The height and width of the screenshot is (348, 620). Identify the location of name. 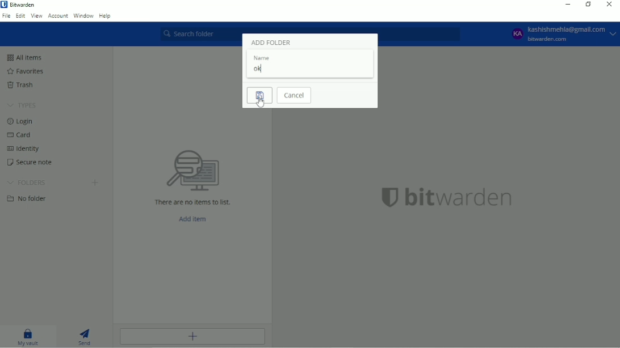
(262, 58).